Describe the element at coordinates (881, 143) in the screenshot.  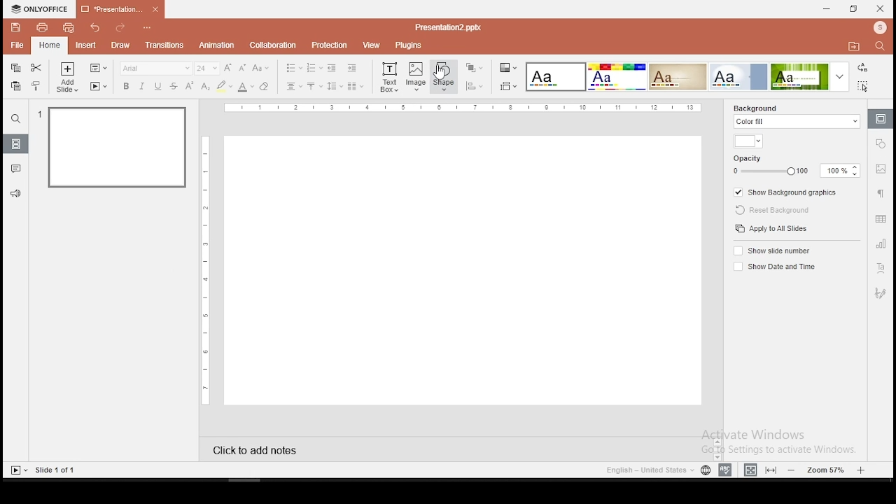
I see `shape settings` at that location.